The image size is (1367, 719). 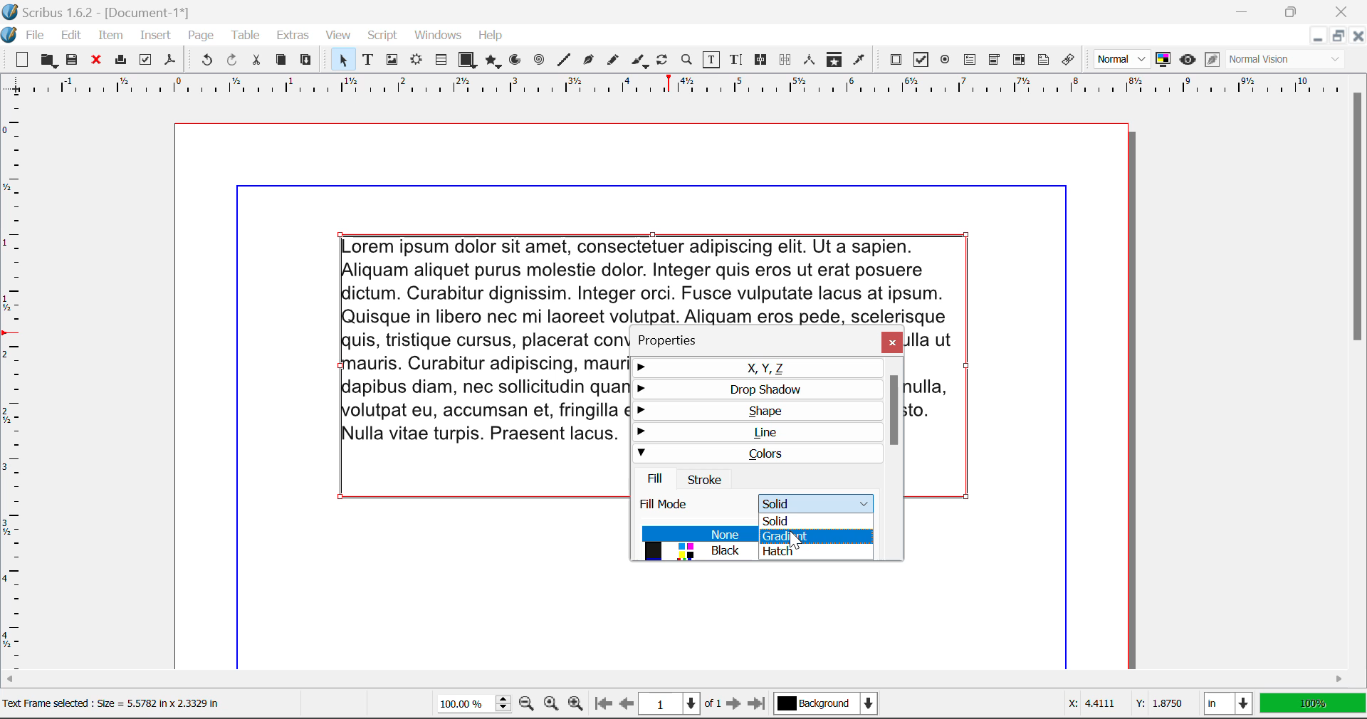 I want to click on Edit, so click(x=71, y=36).